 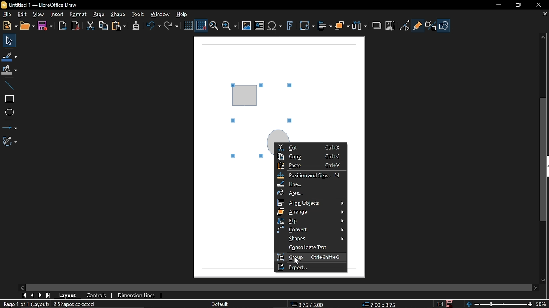 I want to click on Copy, so click(x=103, y=26).